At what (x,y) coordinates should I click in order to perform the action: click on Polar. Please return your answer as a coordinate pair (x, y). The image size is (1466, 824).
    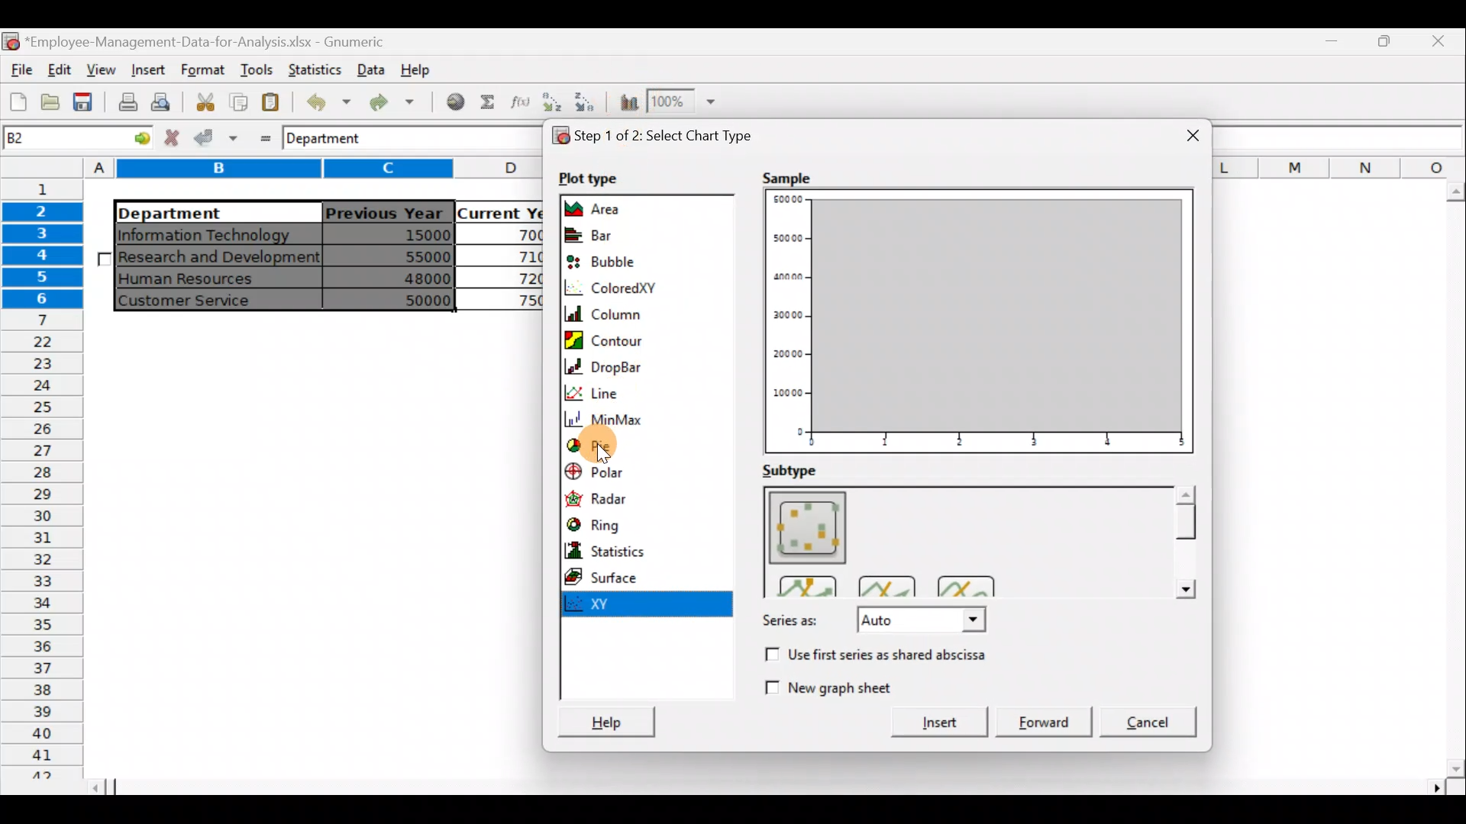
    Looking at the image, I should click on (618, 473).